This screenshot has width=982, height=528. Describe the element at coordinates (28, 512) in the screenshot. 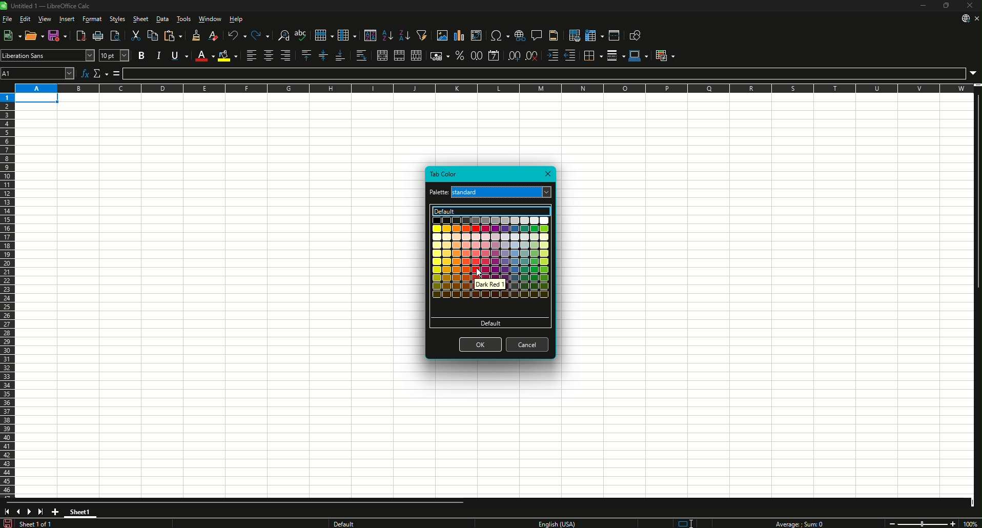

I see `Next slide` at that location.